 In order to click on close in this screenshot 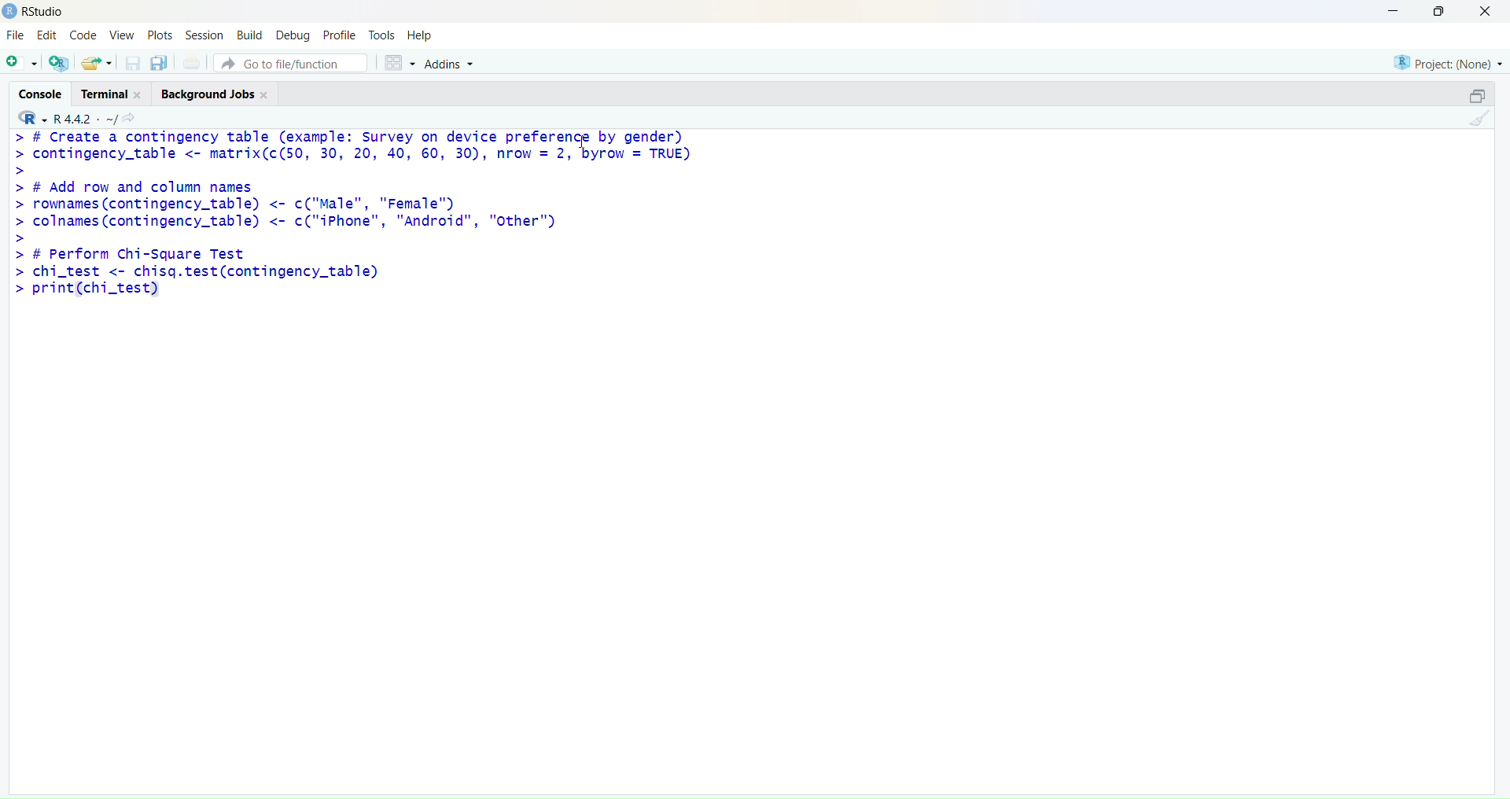, I will do `click(264, 94)`.